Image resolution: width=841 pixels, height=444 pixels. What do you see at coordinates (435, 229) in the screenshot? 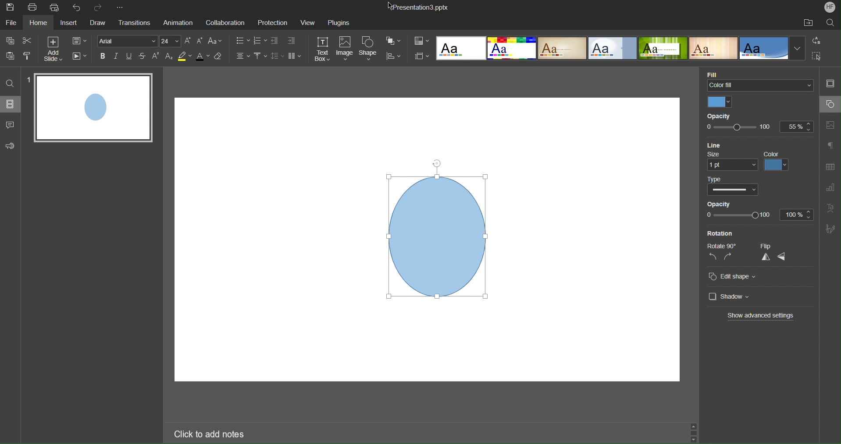
I see `Image` at bounding box center [435, 229].